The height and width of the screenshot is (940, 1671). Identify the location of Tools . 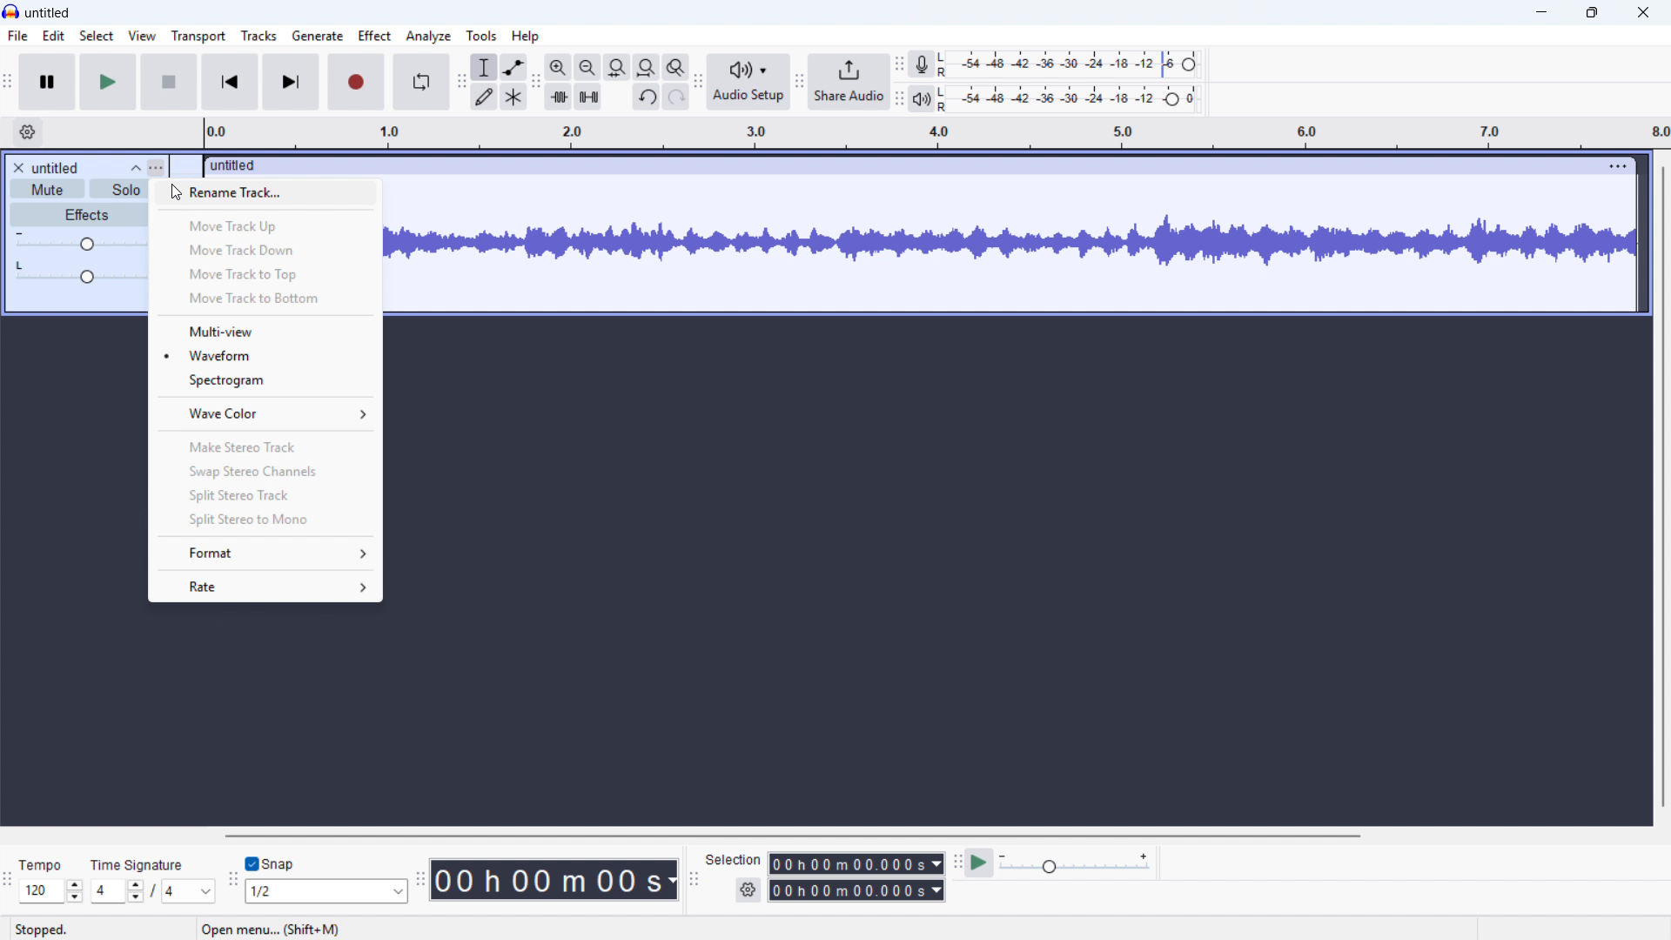
(482, 35).